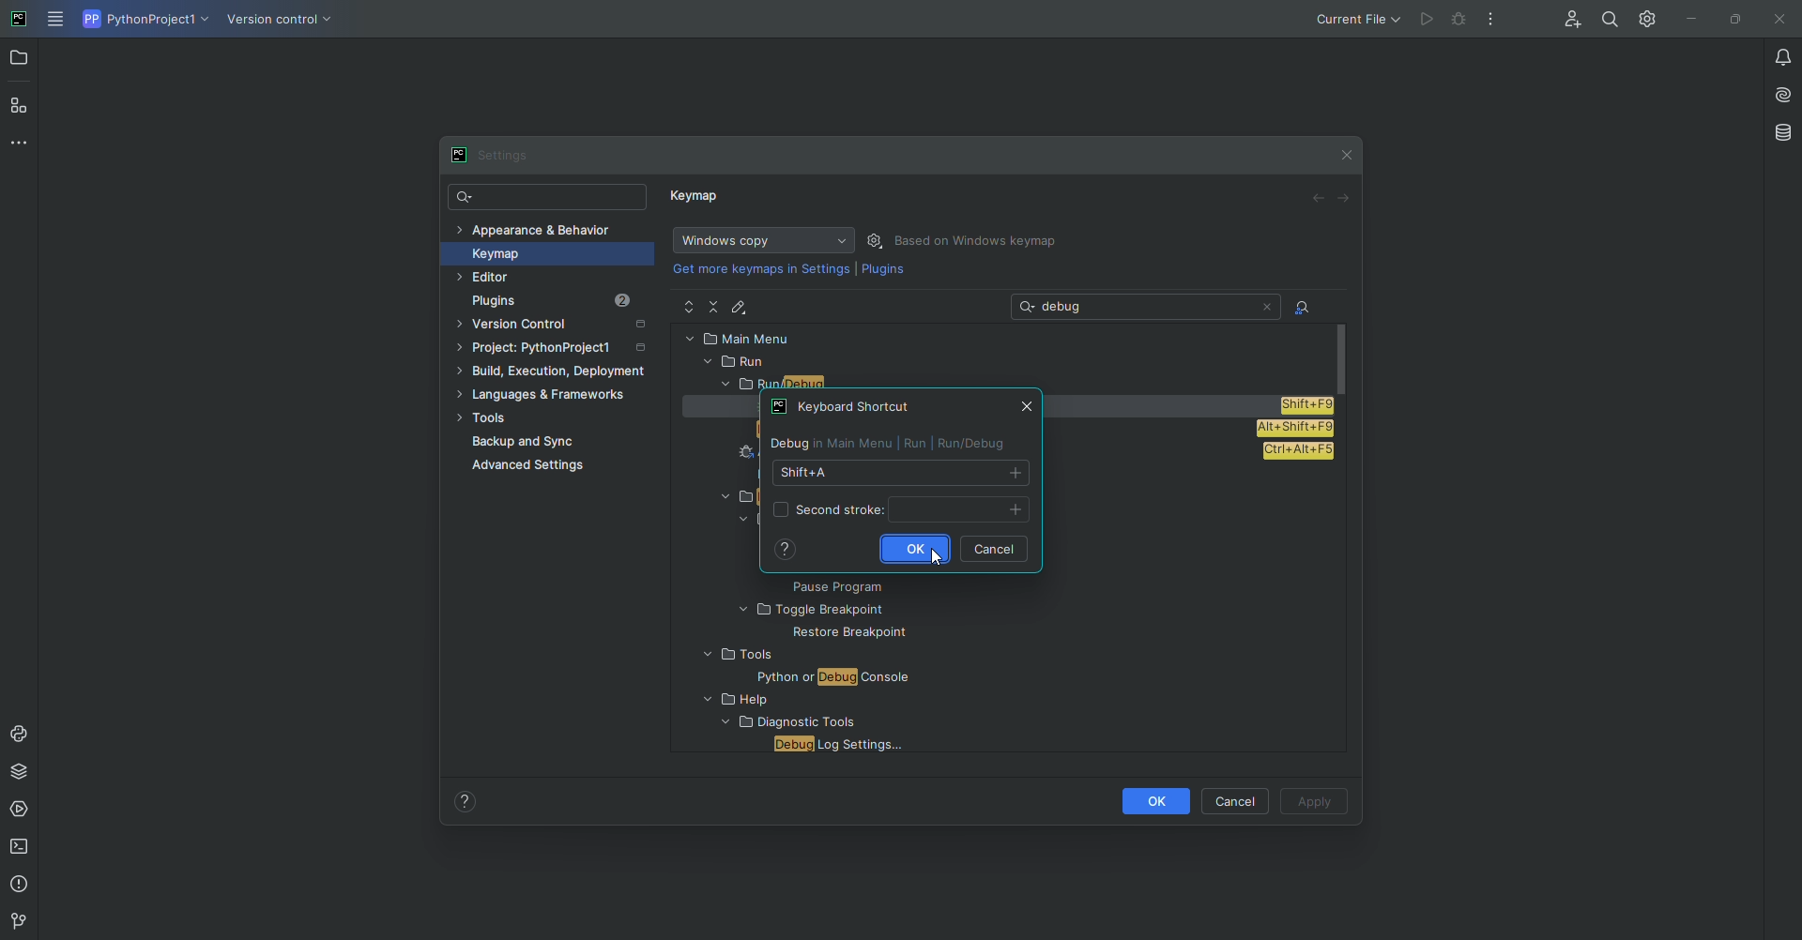 The image size is (1802, 940). What do you see at coordinates (834, 745) in the screenshot?
I see `FILE NAME` at bounding box center [834, 745].